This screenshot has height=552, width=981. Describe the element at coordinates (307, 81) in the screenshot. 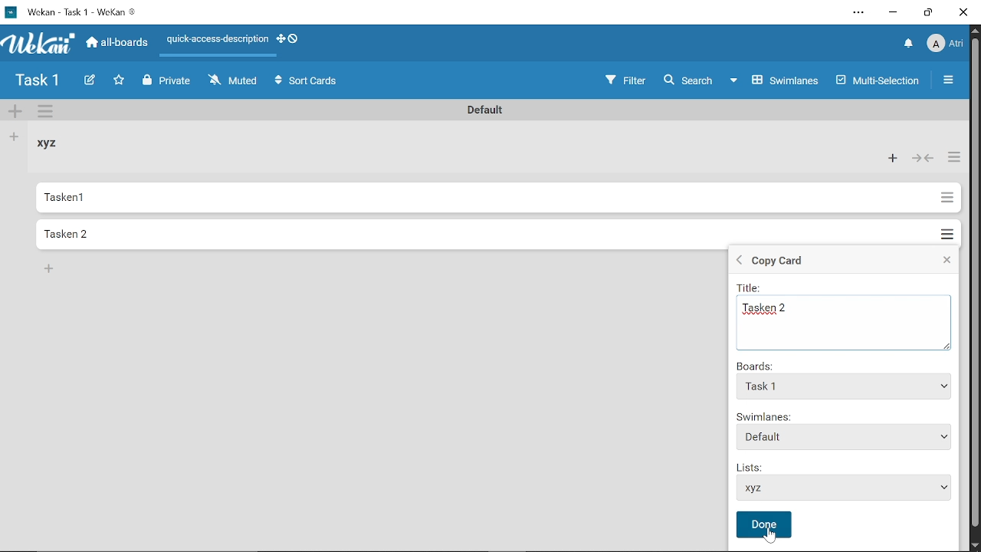

I see `Sort cards` at that location.